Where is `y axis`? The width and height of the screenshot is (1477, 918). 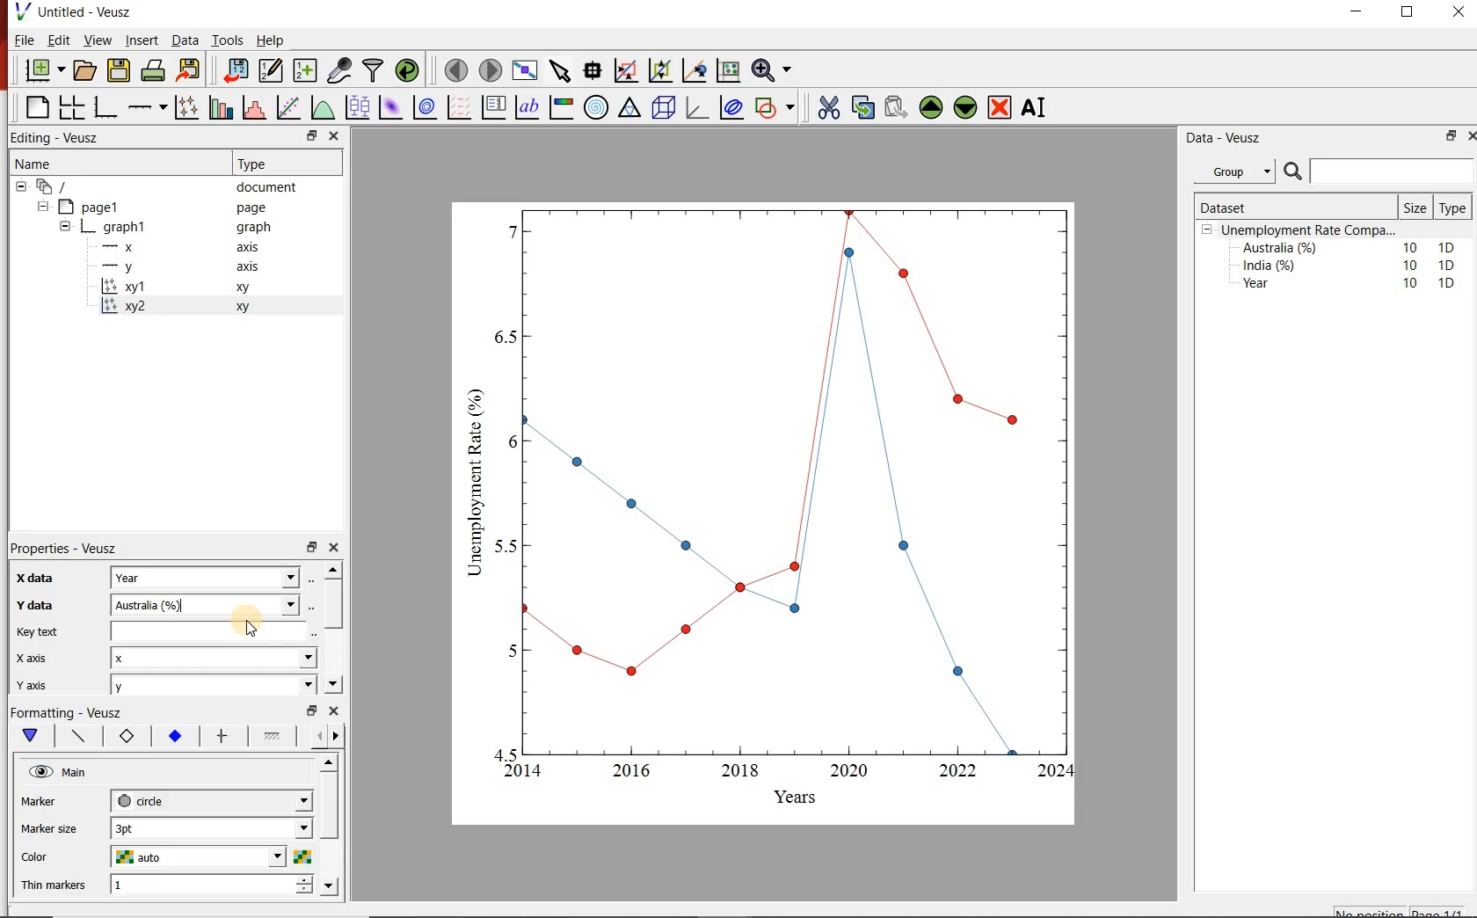
y axis is located at coordinates (190, 267).